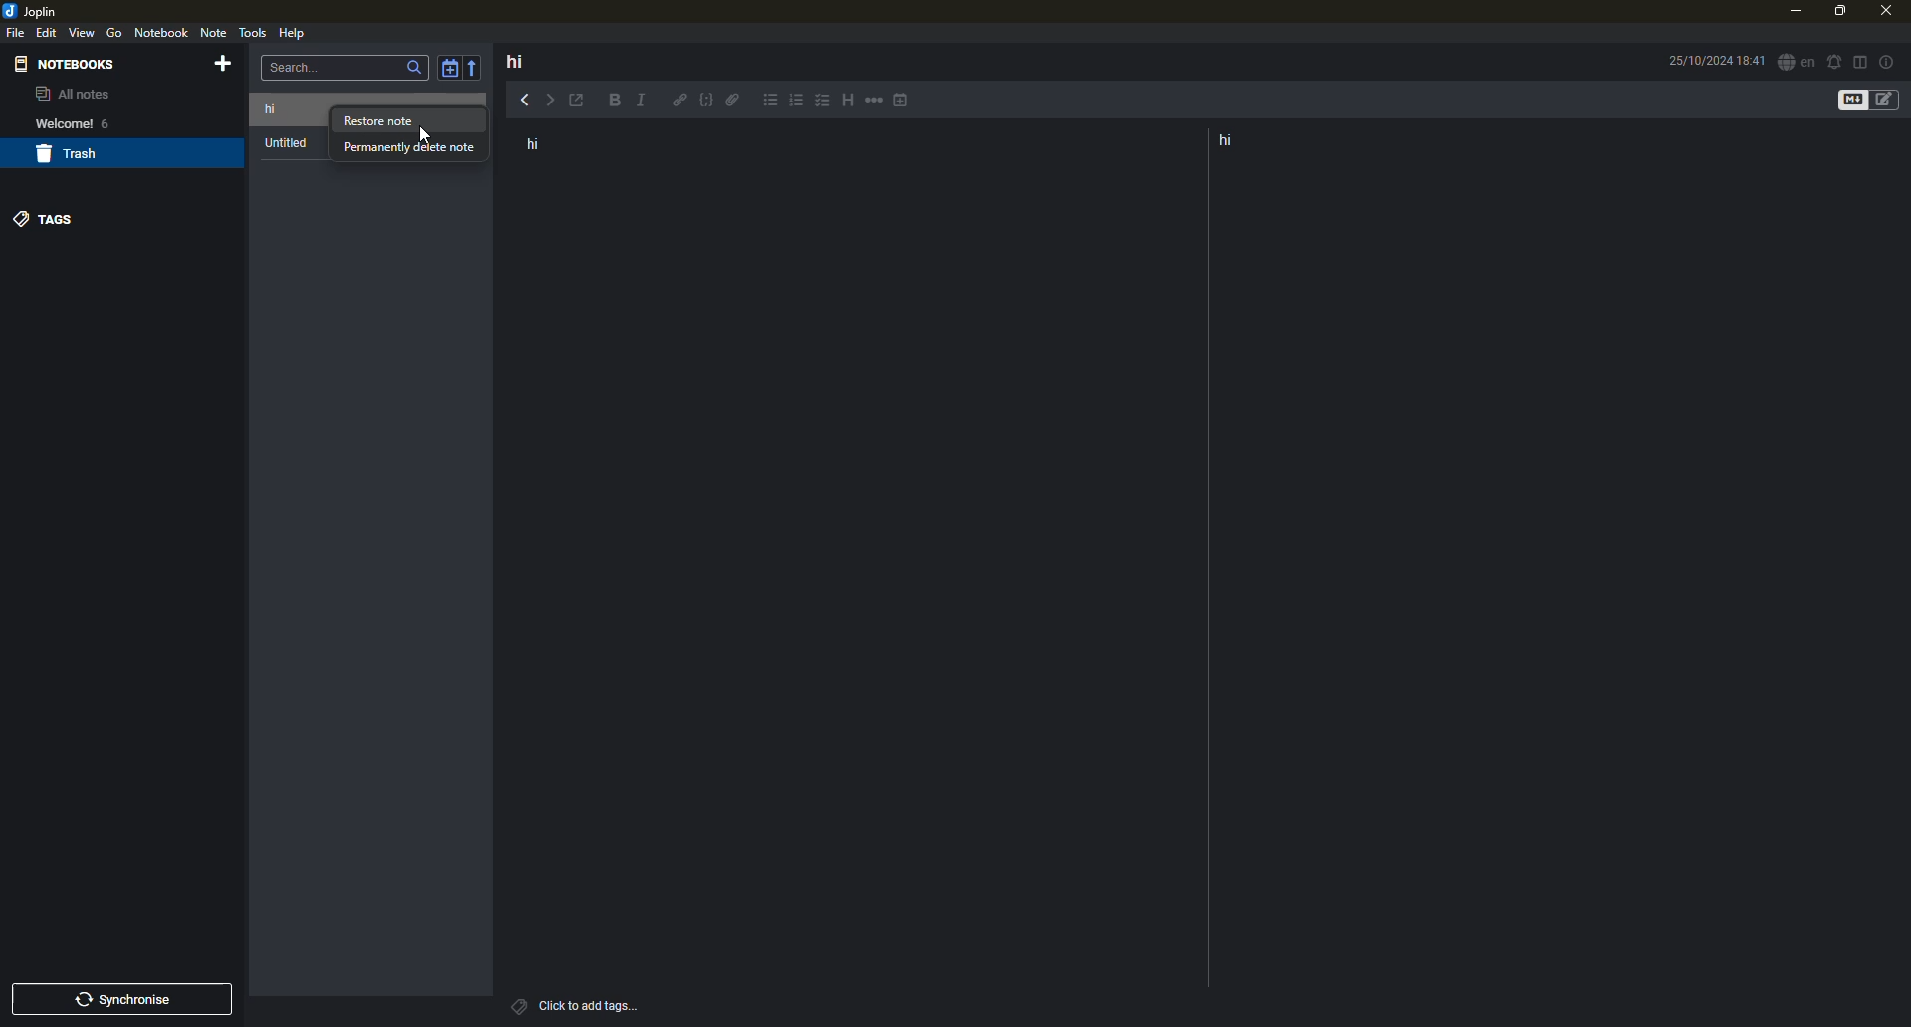  Describe the element at coordinates (17, 33) in the screenshot. I see `file` at that location.